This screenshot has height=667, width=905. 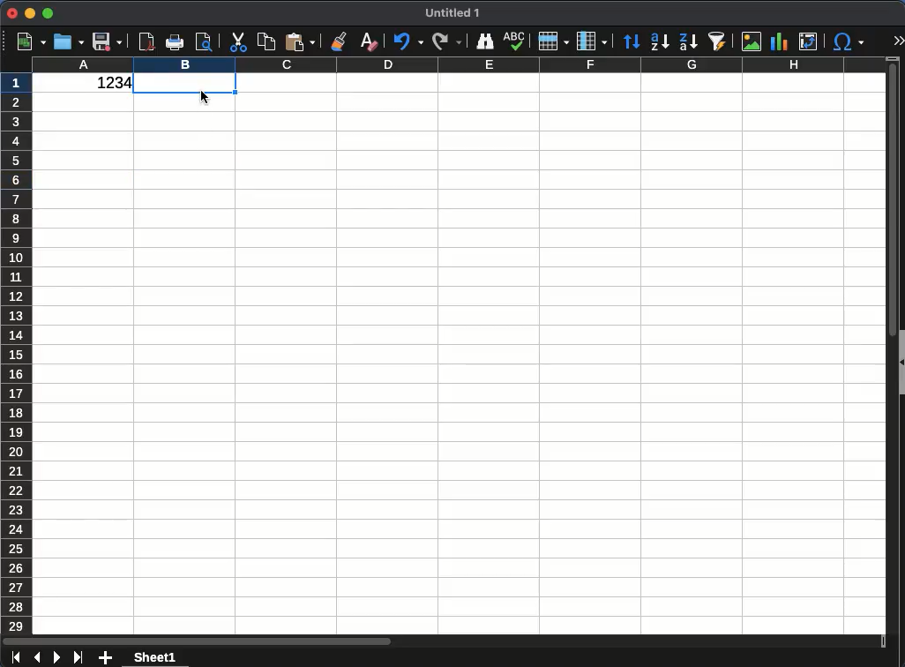 What do you see at coordinates (551, 41) in the screenshot?
I see `row` at bounding box center [551, 41].